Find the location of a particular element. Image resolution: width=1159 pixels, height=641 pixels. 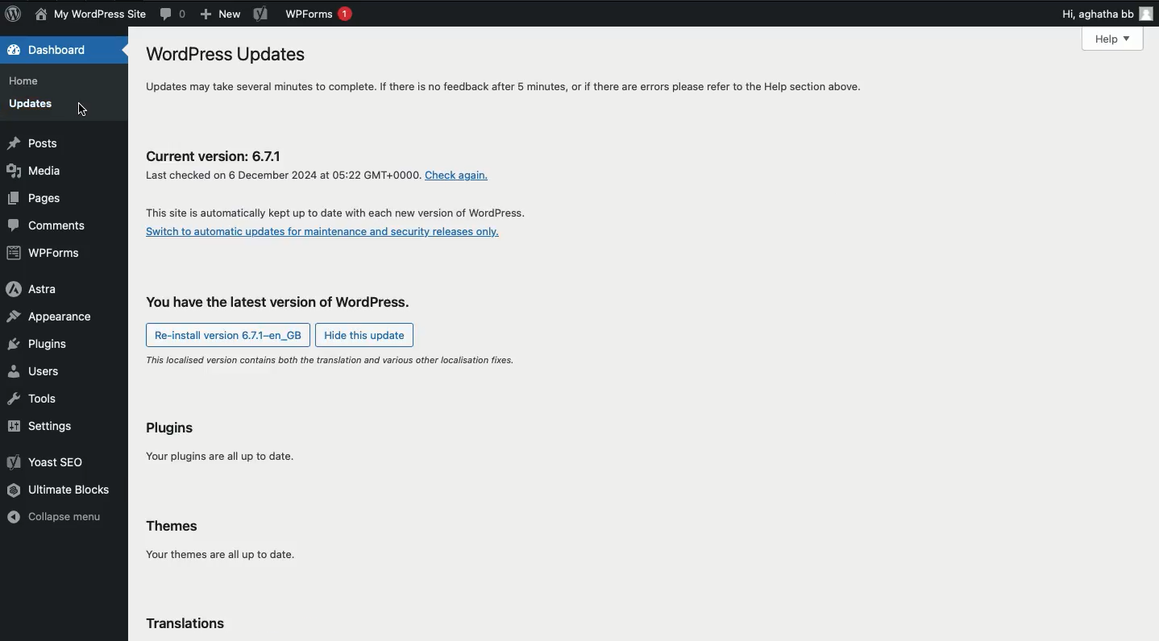

Media is located at coordinates (34, 170).